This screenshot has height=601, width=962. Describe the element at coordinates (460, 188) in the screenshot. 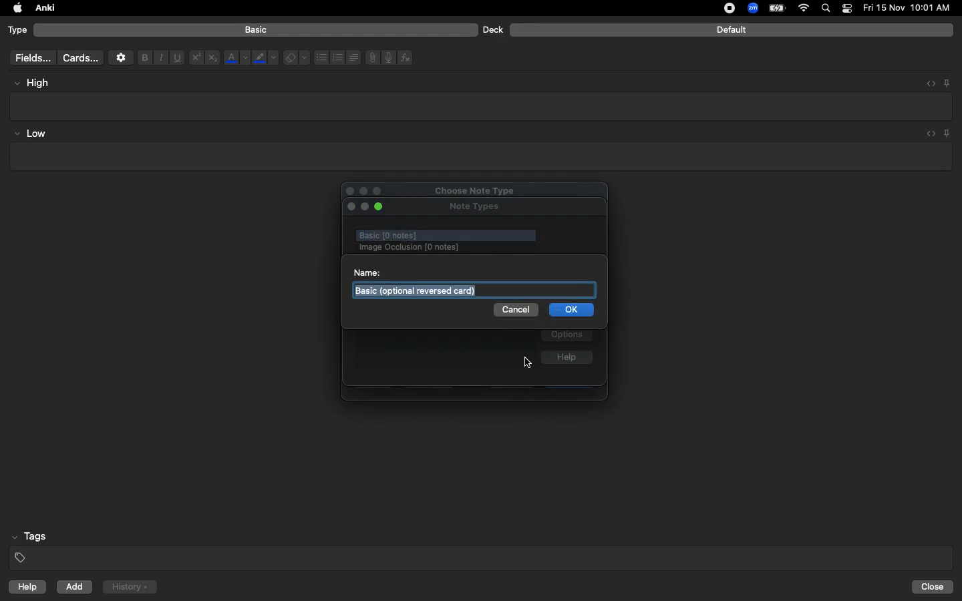

I see `Choose note type` at that location.